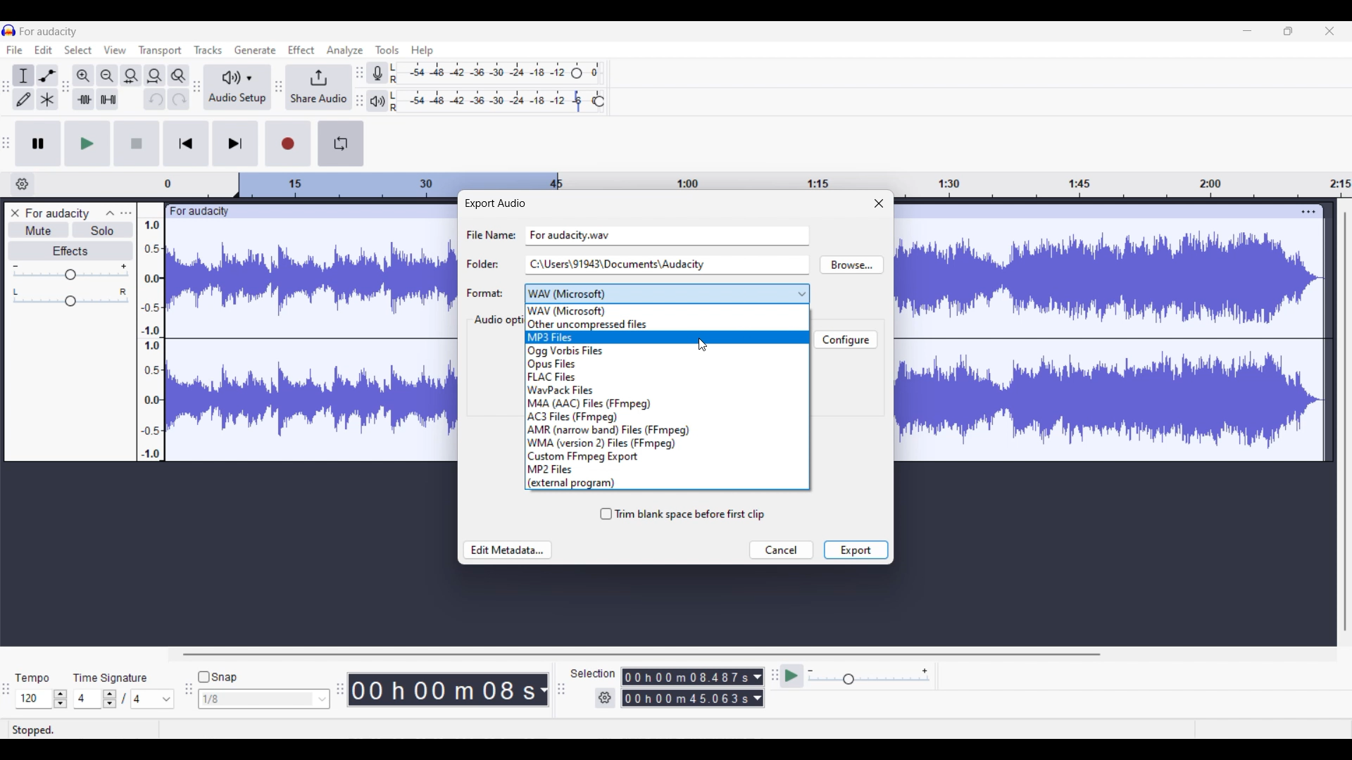  What do you see at coordinates (345, 51) in the screenshot?
I see `Analyze menu` at bounding box center [345, 51].